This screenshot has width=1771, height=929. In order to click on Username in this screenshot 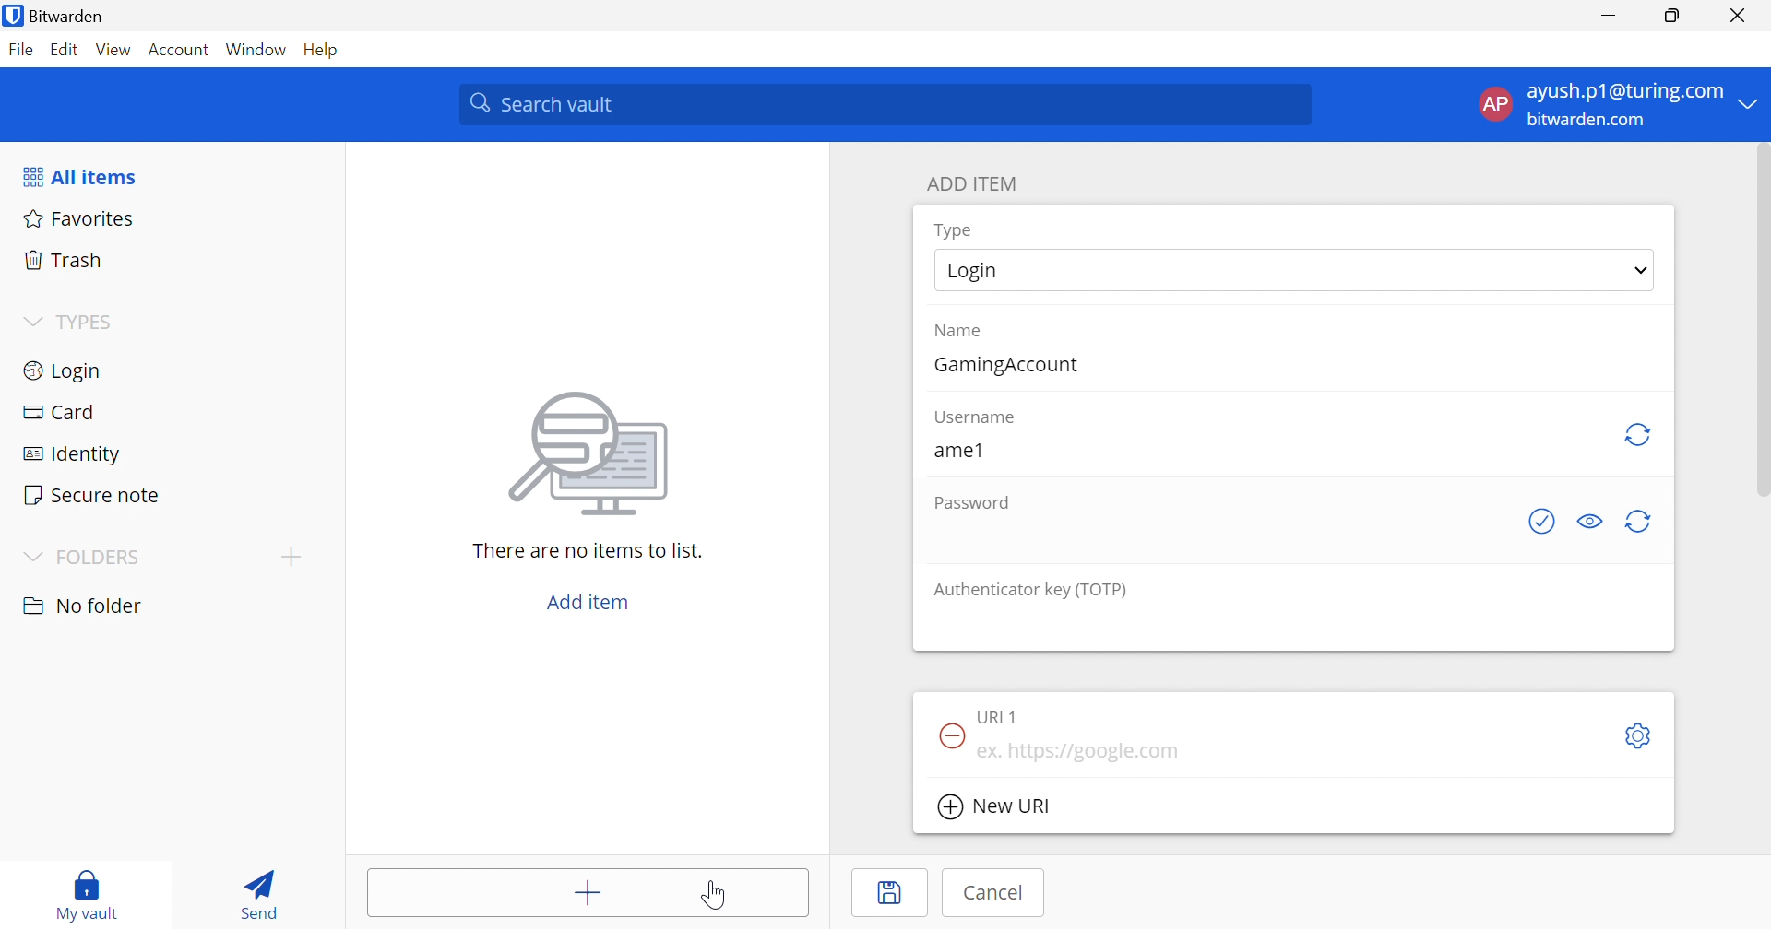, I will do `click(978, 418)`.